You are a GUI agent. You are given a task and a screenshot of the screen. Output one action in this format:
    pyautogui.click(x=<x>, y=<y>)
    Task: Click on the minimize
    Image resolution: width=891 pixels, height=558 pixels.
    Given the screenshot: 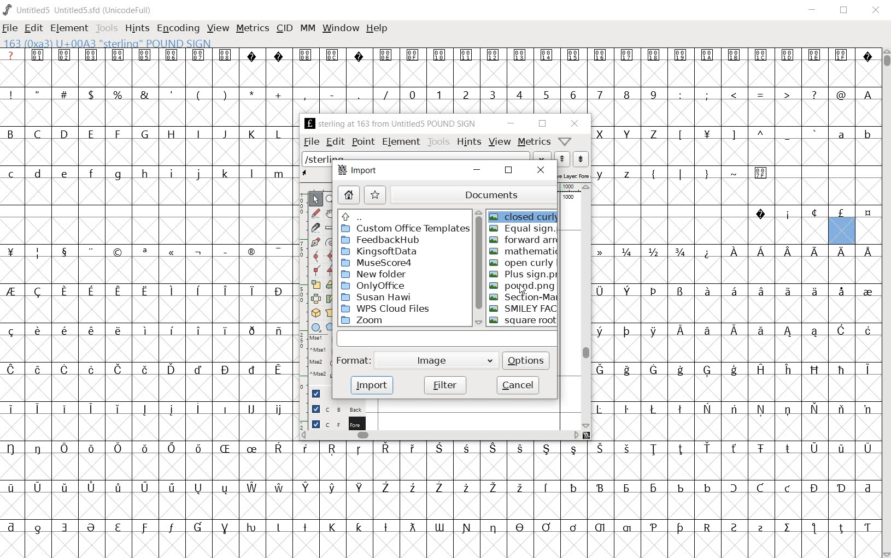 What is the action you would take?
    pyautogui.click(x=477, y=169)
    